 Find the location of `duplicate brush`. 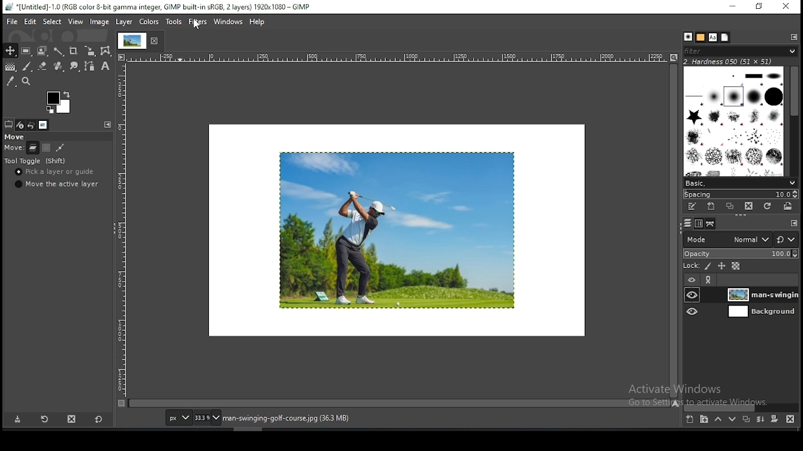

duplicate brush is located at coordinates (729, 207).